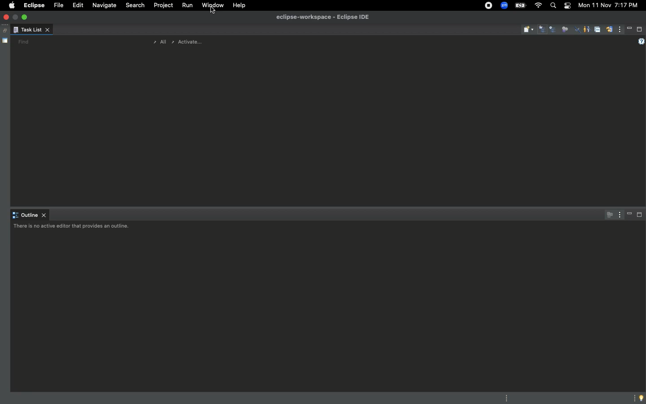 Image resolution: width=646 pixels, height=404 pixels. Describe the element at coordinates (162, 7) in the screenshot. I see `Project` at that location.